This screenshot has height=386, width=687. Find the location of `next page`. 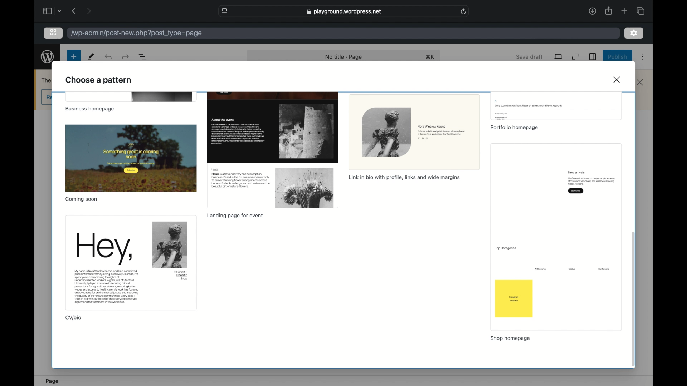

next page is located at coordinates (89, 11).